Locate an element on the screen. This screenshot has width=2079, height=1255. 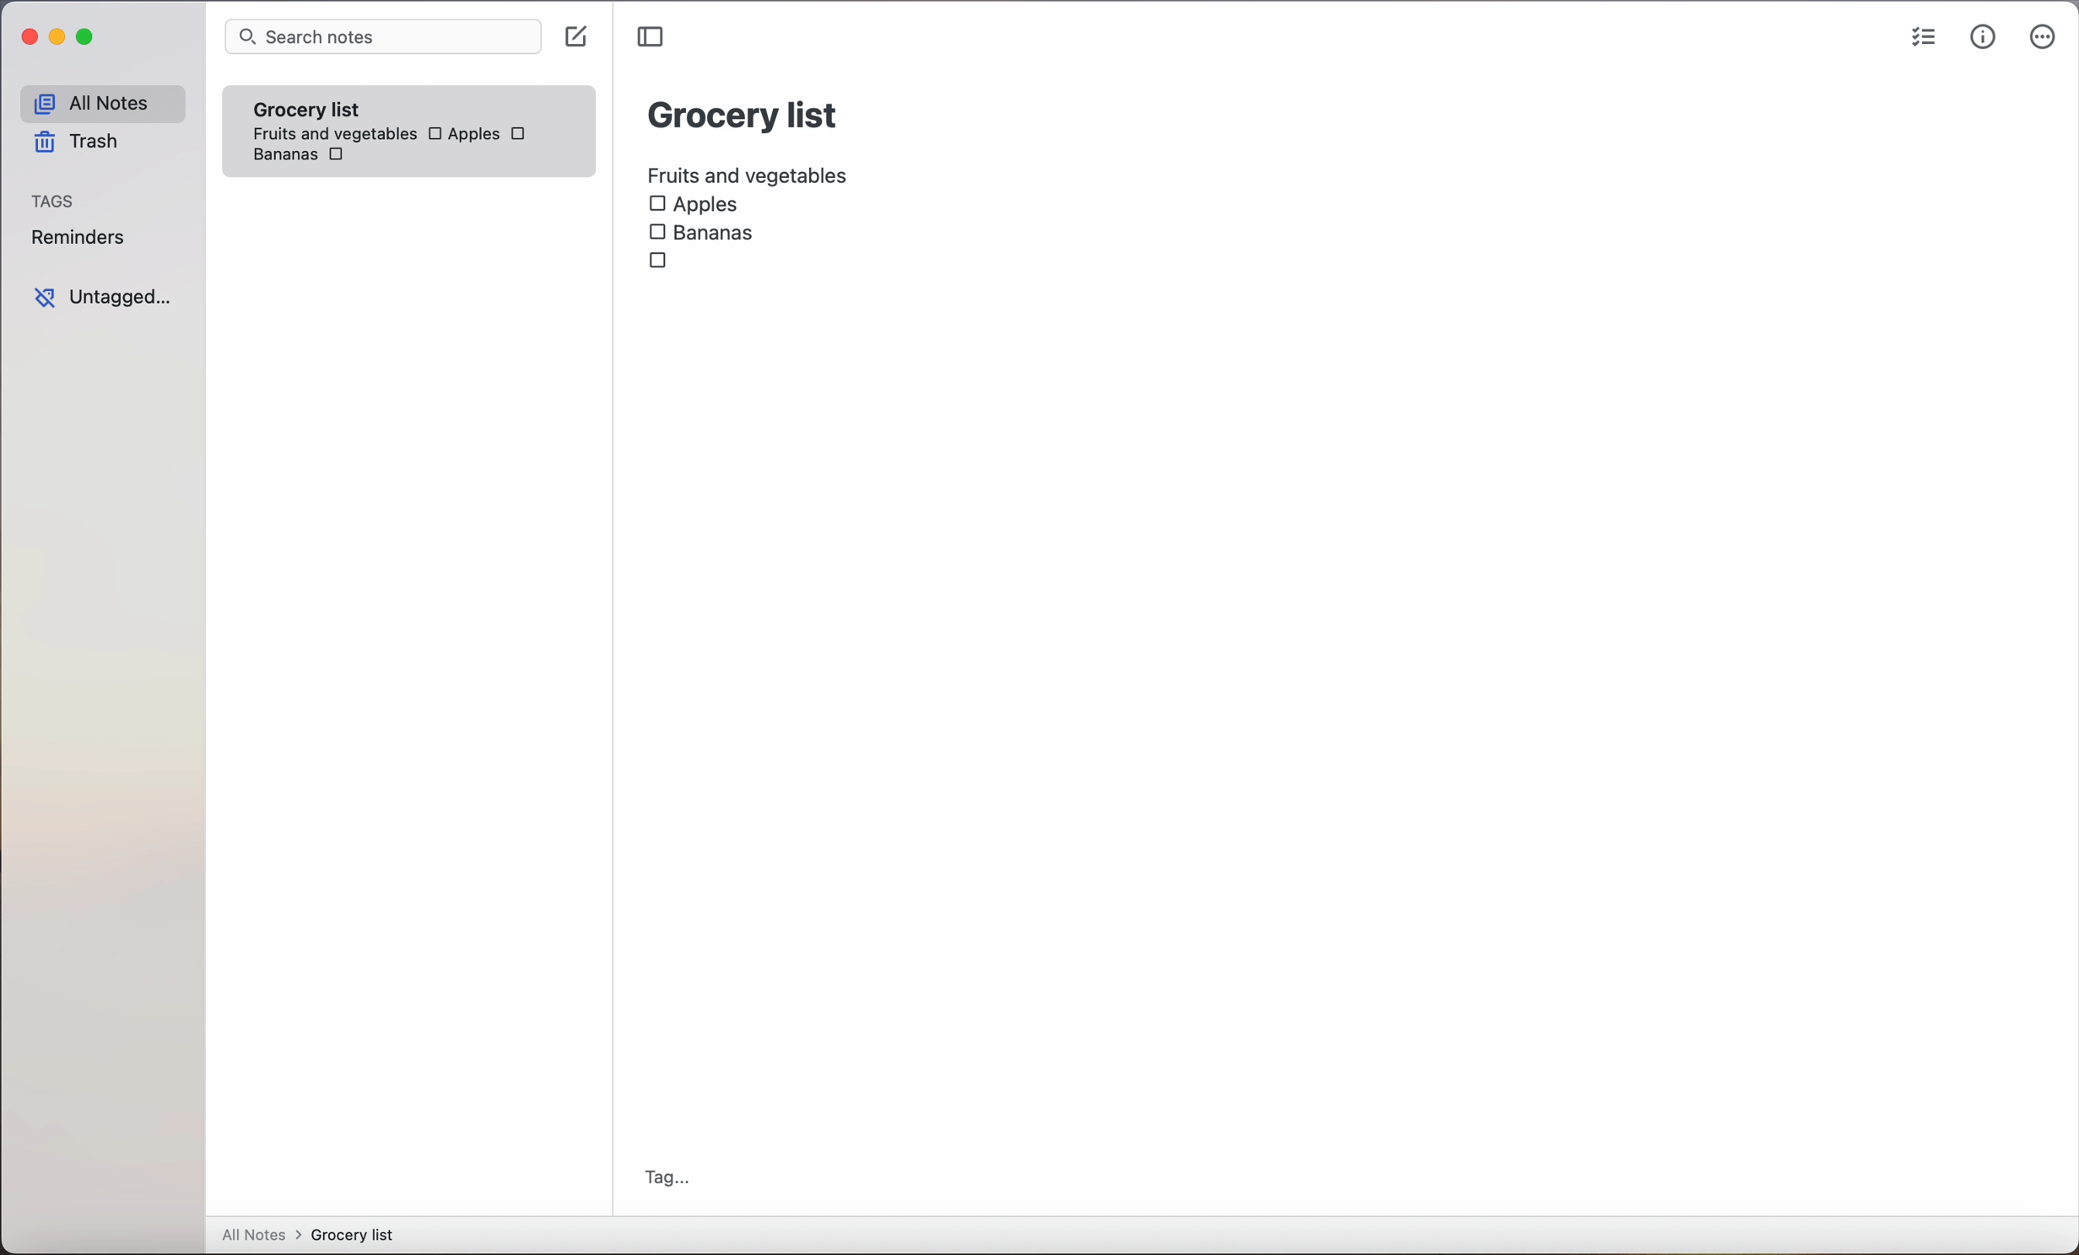
checkbox is located at coordinates (659, 264).